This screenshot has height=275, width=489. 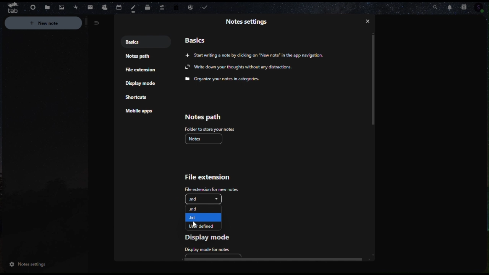 What do you see at coordinates (248, 21) in the screenshot?
I see `Note setting` at bounding box center [248, 21].